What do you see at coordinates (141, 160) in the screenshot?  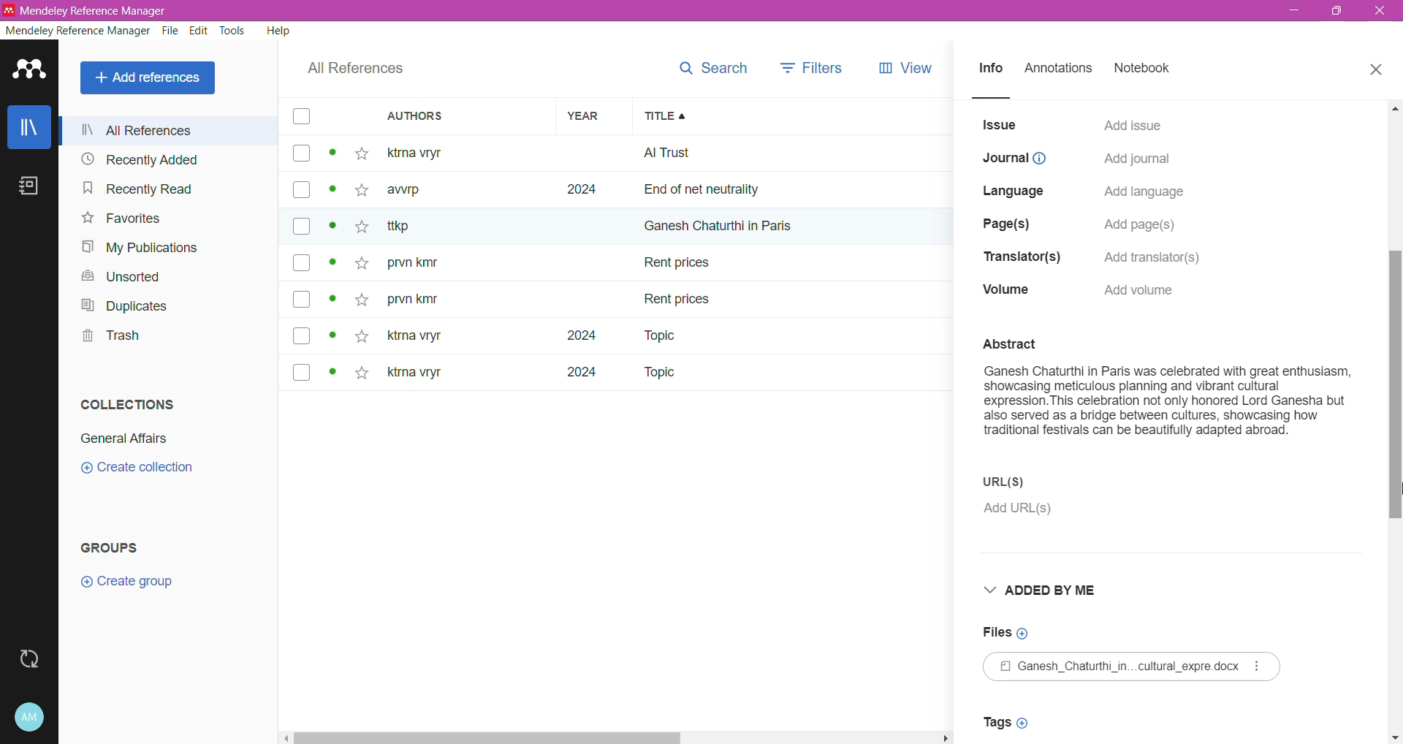 I see `Recently Added` at bounding box center [141, 160].